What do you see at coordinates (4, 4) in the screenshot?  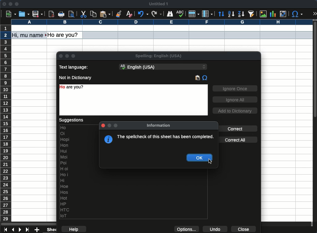 I see `close` at bounding box center [4, 4].